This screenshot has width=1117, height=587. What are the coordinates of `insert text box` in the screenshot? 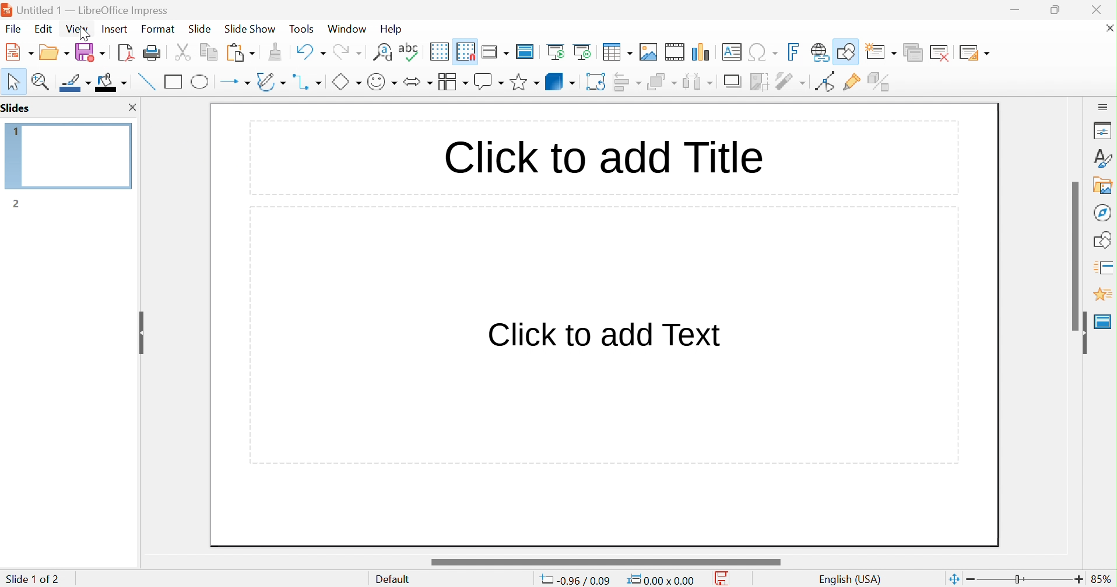 It's located at (731, 51).